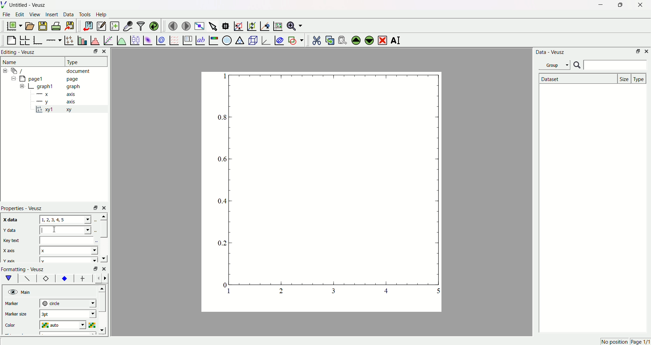 Image resolution: width=651 pixels, height=345 pixels. What do you see at coordinates (625, 78) in the screenshot?
I see `Size` at bounding box center [625, 78].